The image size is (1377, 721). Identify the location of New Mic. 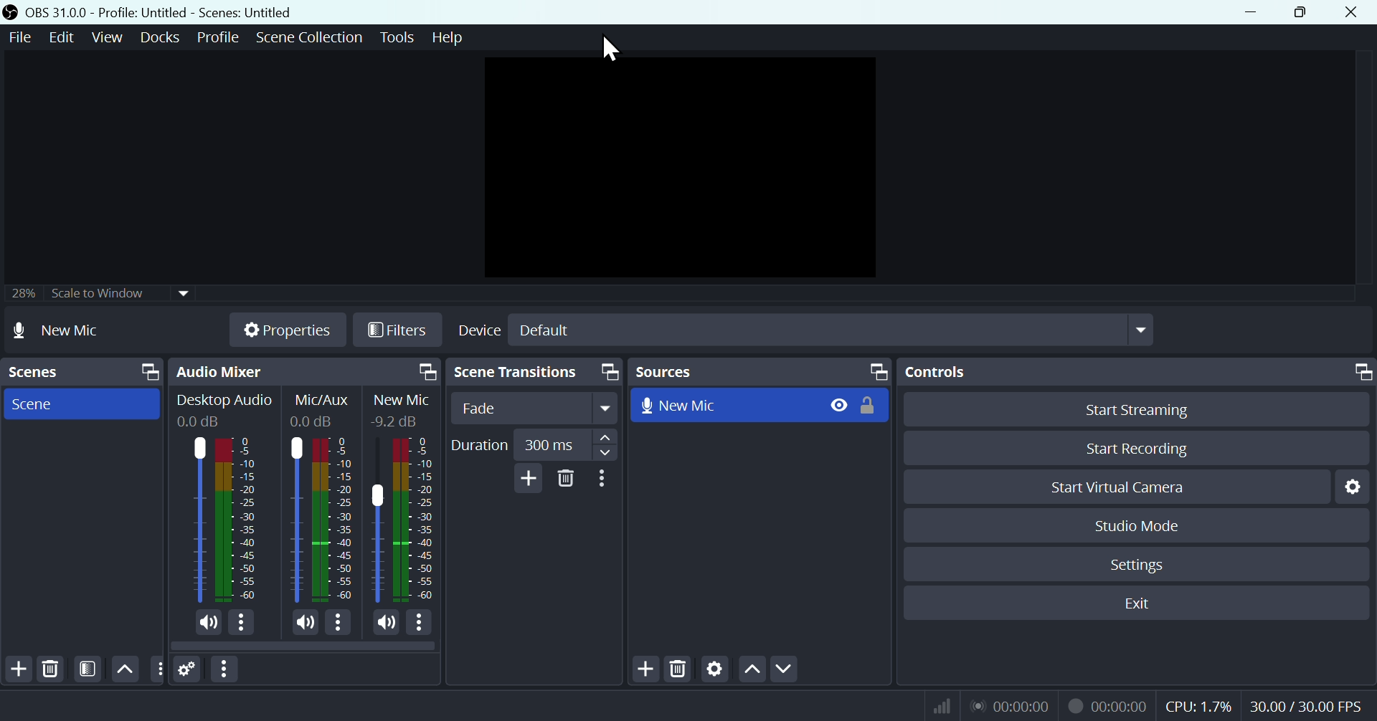
(402, 401).